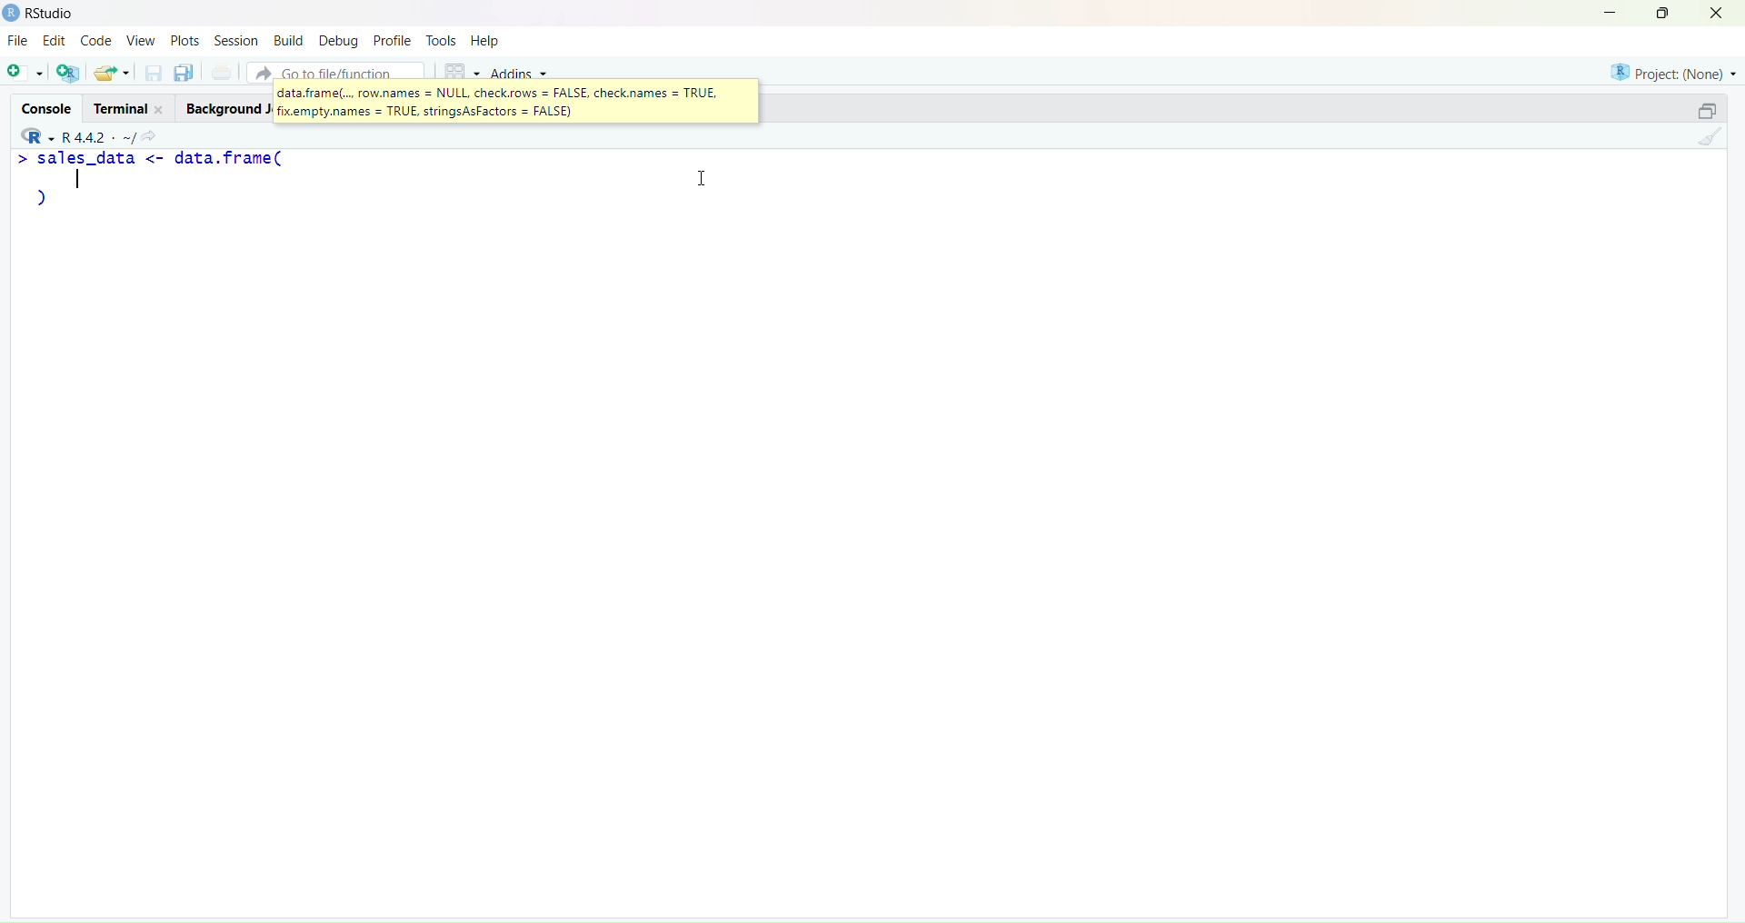 The image size is (1745, 923). I want to click on print, so click(222, 74).